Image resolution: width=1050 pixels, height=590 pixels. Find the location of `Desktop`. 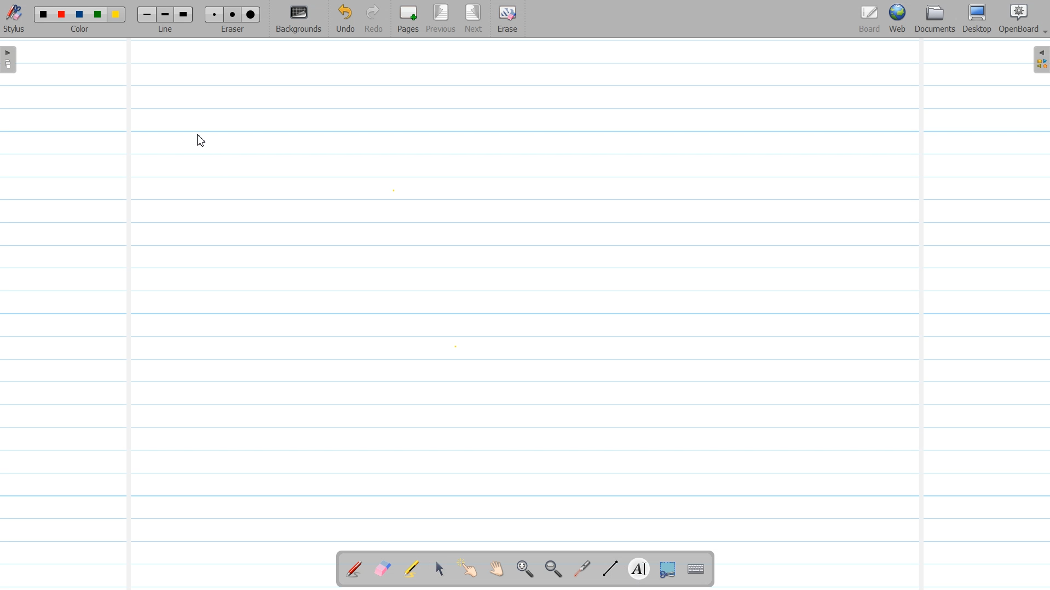

Desktop is located at coordinates (977, 19).